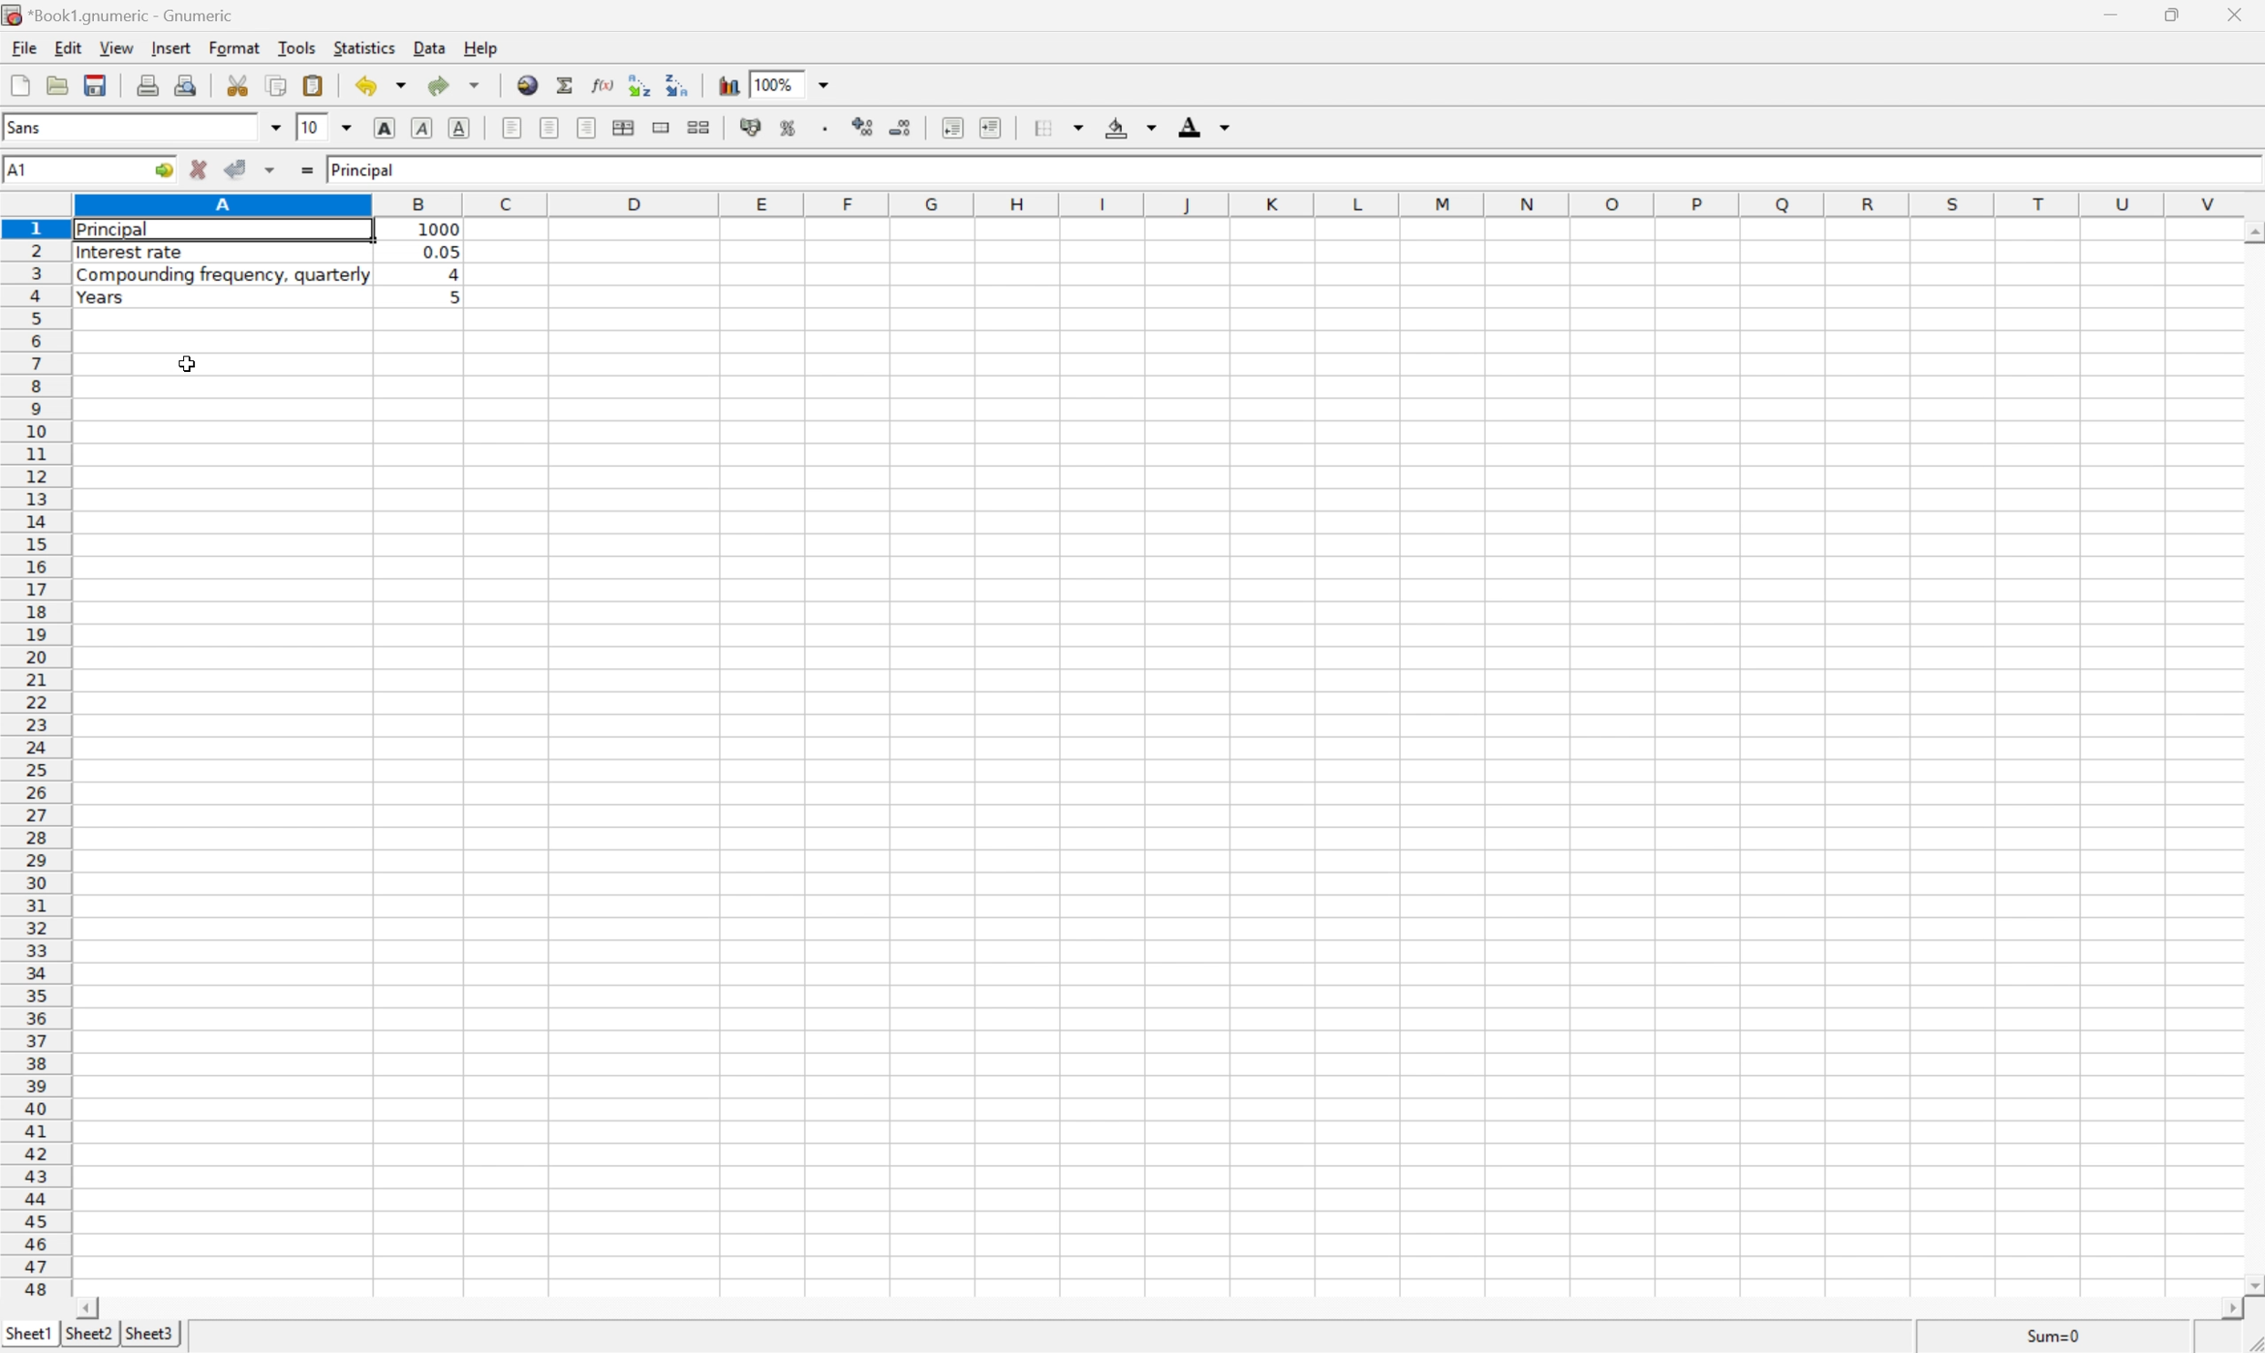 Image resolution: width=2265 pixels, height=1353 pixels. I want to click on format selection as accounting, so click(752, 128).